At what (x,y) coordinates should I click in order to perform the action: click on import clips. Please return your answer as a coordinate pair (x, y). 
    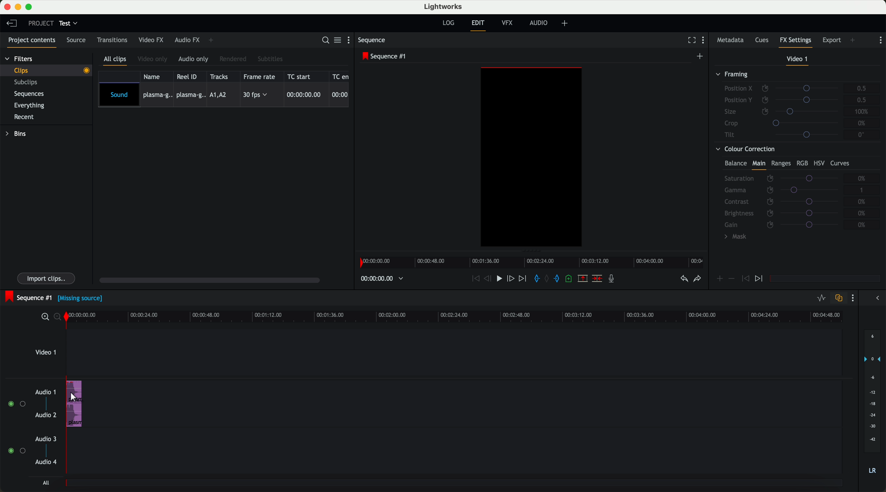
    Looking at the image, I should click on (47, 278).